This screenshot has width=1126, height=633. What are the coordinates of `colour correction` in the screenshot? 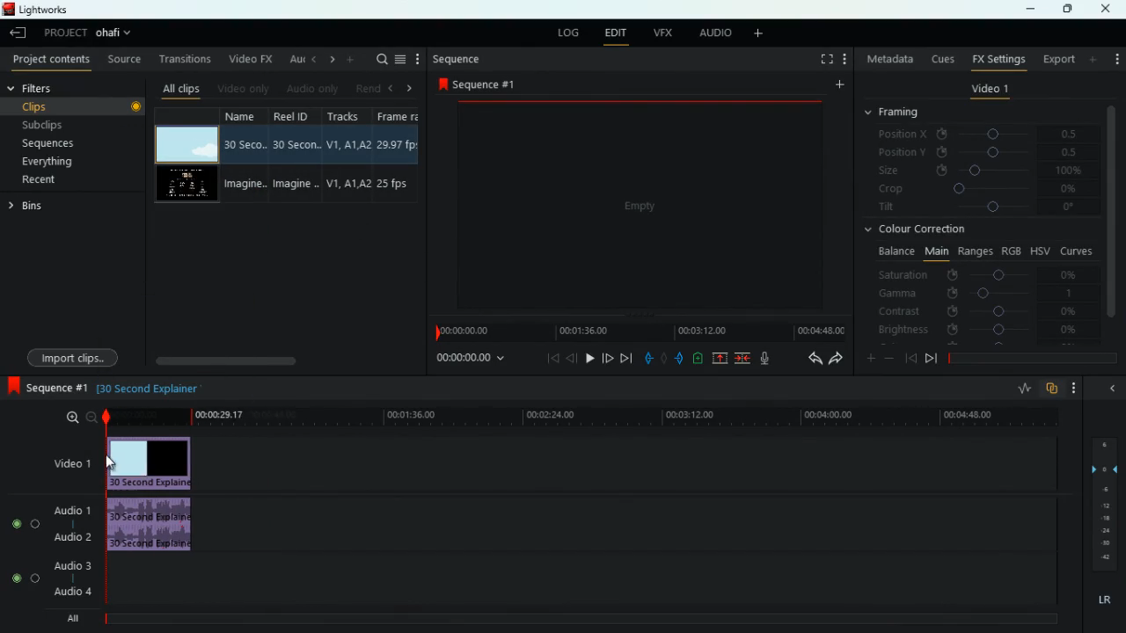 It's located at (923, 230).